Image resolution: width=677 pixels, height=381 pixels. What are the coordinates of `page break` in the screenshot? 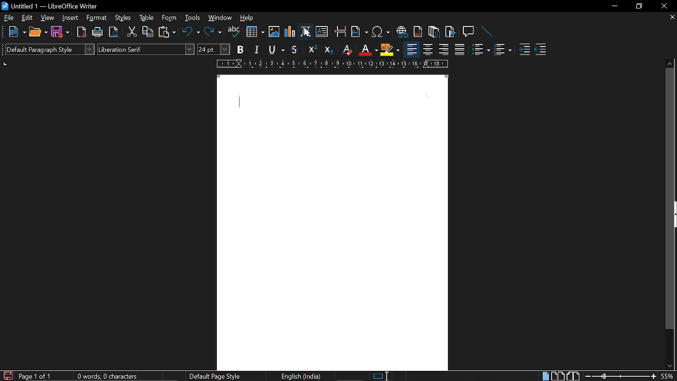 It's located at (341, 32).